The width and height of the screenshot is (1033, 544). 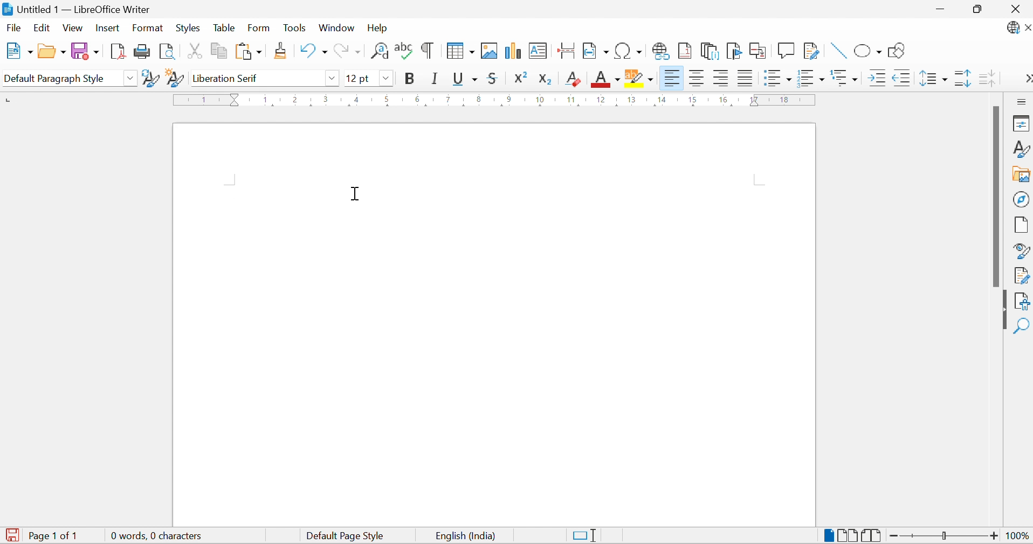 I want to click on Insert Text Box, so click(x=538, y=50).